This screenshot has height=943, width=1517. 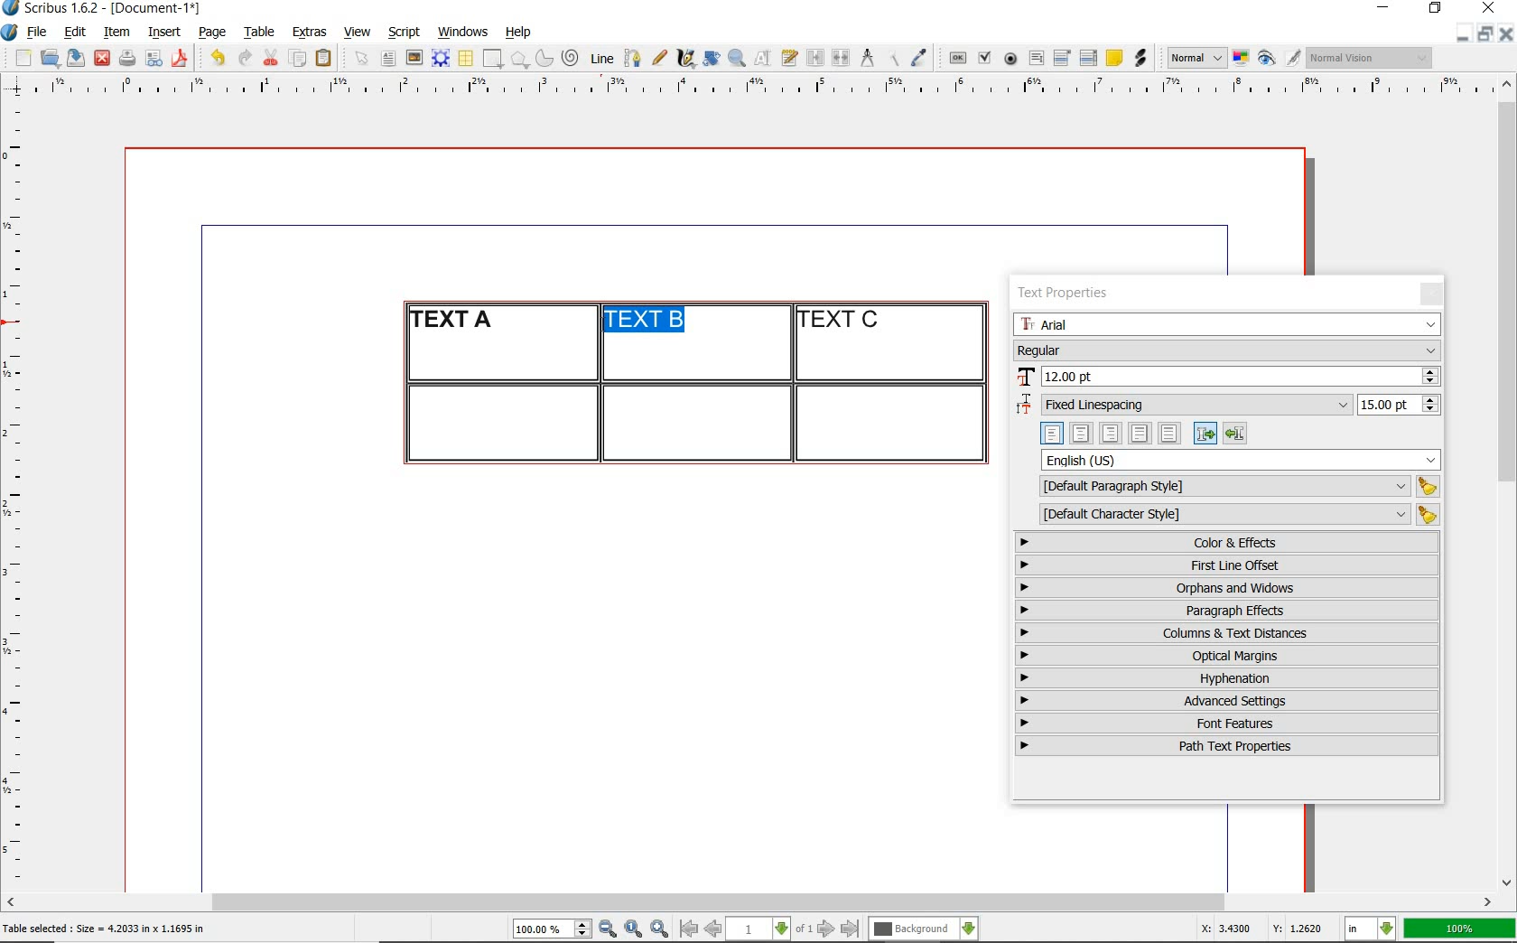 I want to click on path text properties, so click(x=1224, y=746).